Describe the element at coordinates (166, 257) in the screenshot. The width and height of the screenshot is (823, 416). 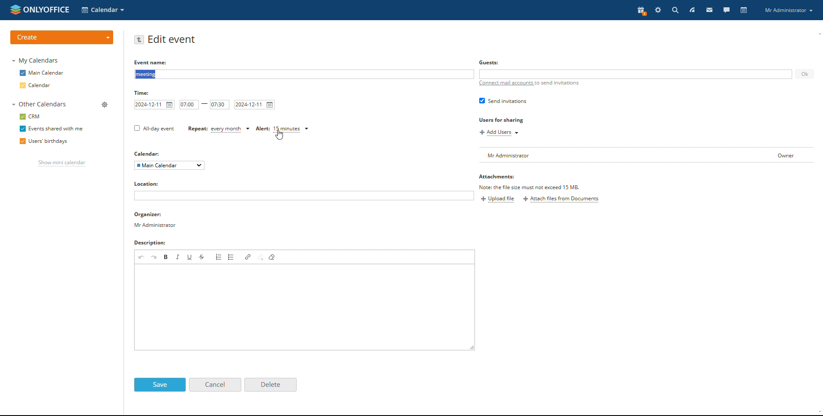
I see `bold` at that location.